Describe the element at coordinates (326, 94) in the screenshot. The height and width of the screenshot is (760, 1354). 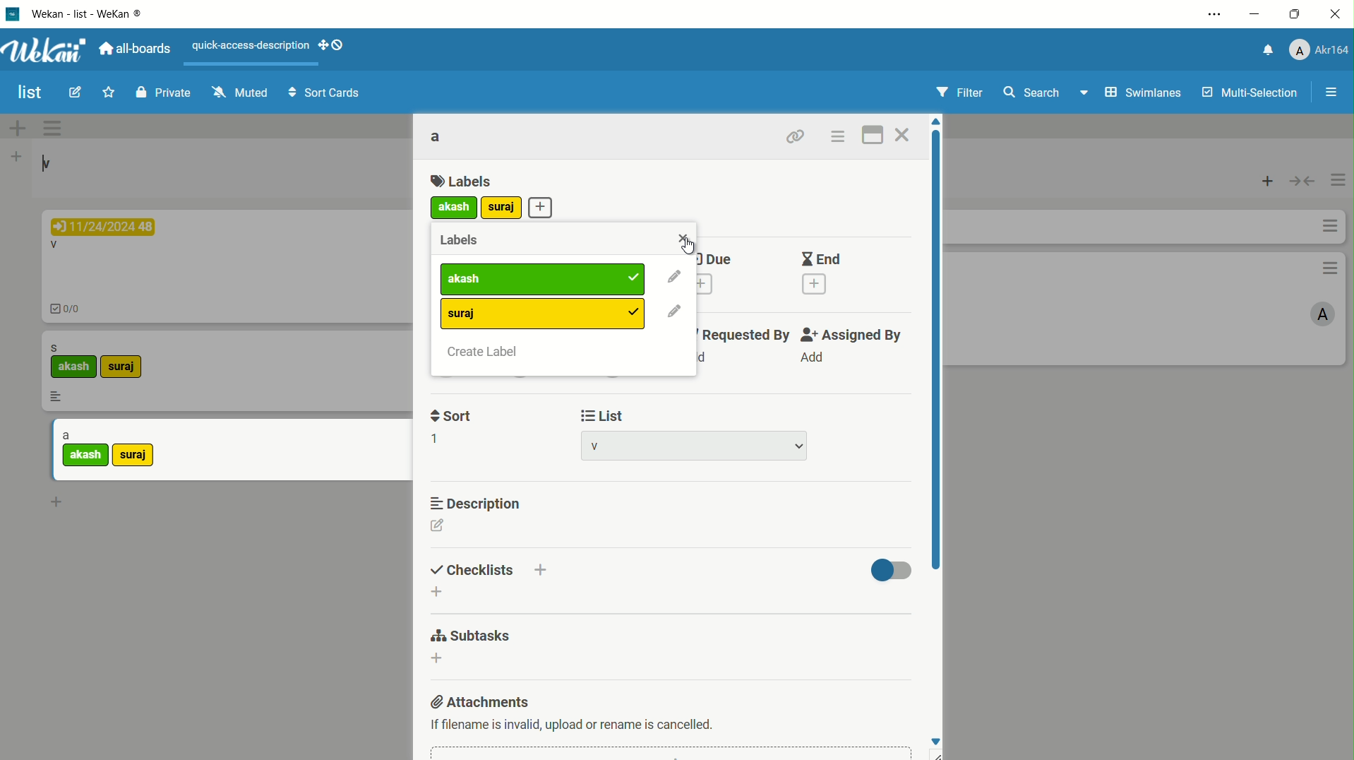
I see `sort cards` at that location.